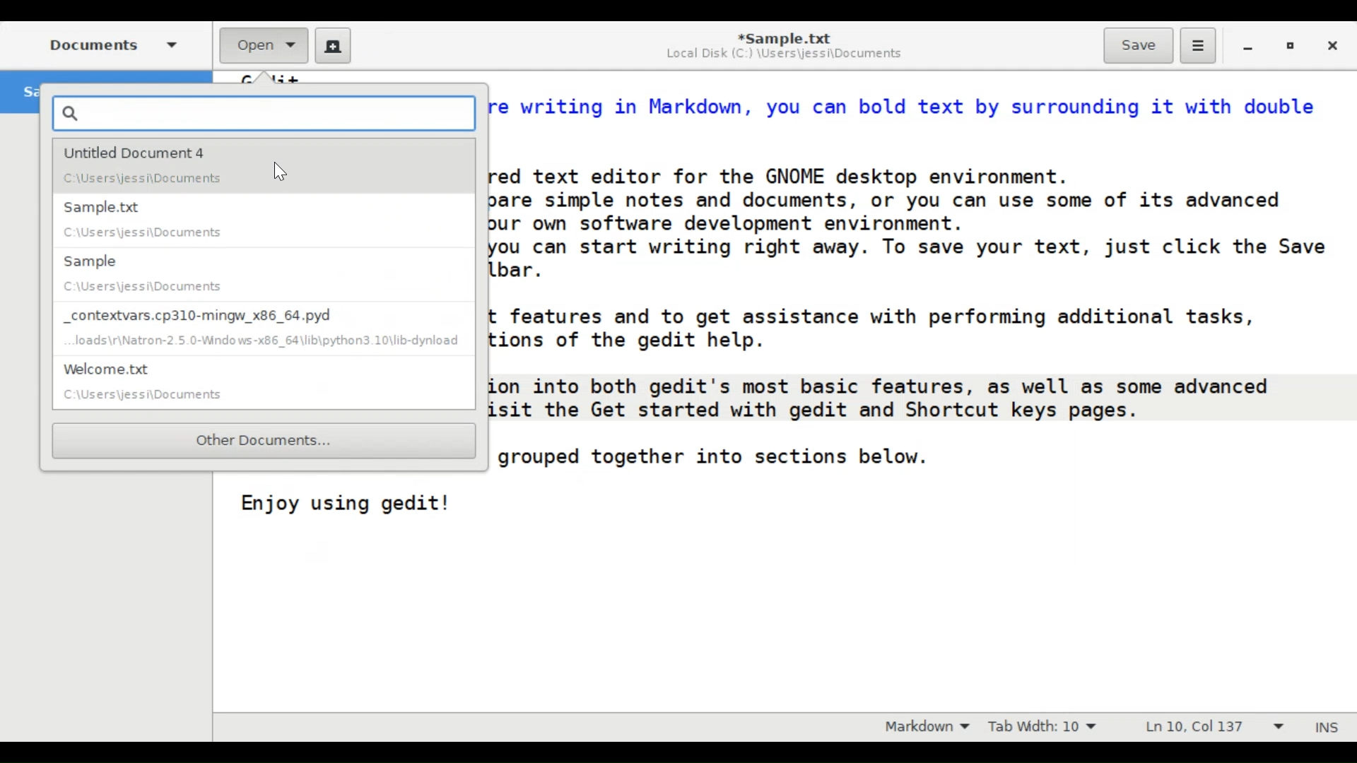 This screenshot has height=763, width=1357. What do you see at coordinates (264, 383) in the screenshot?
I see `Welcome.txt` at bounding box center [264, 383].